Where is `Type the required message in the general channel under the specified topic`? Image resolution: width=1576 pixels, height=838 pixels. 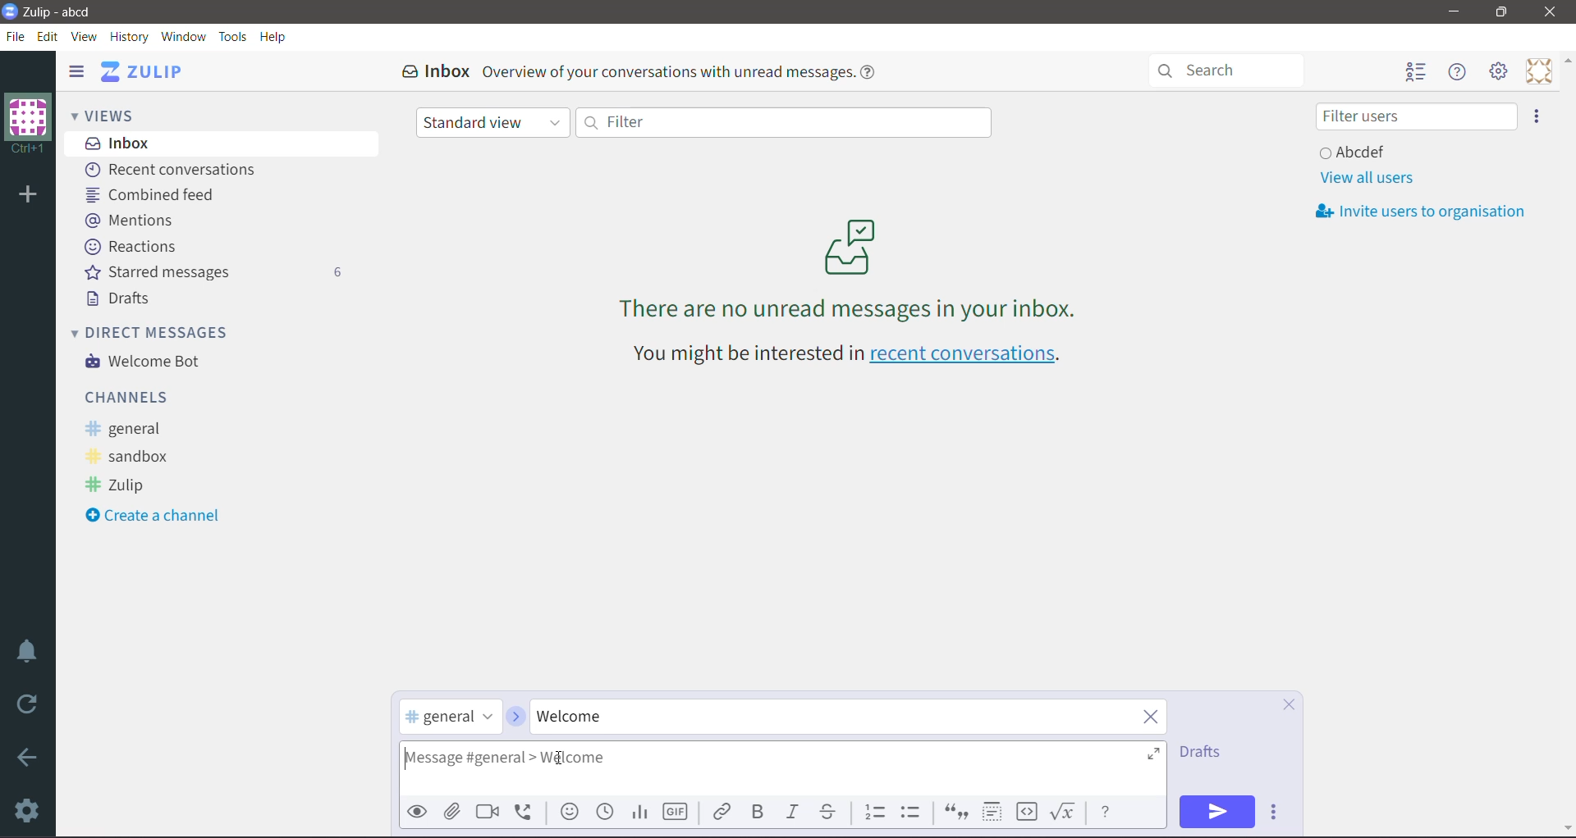
Type the required message in the general channel under the specified topic is located at coordinates (784, 768).